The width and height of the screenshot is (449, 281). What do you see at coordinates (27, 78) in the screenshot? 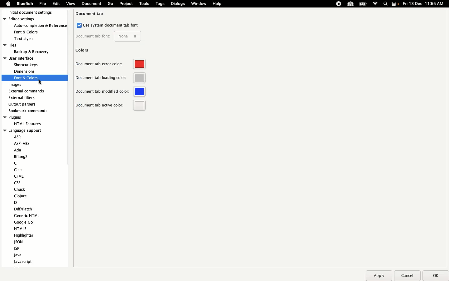
I see `fonts and colors` at bounding box center [27, 78].